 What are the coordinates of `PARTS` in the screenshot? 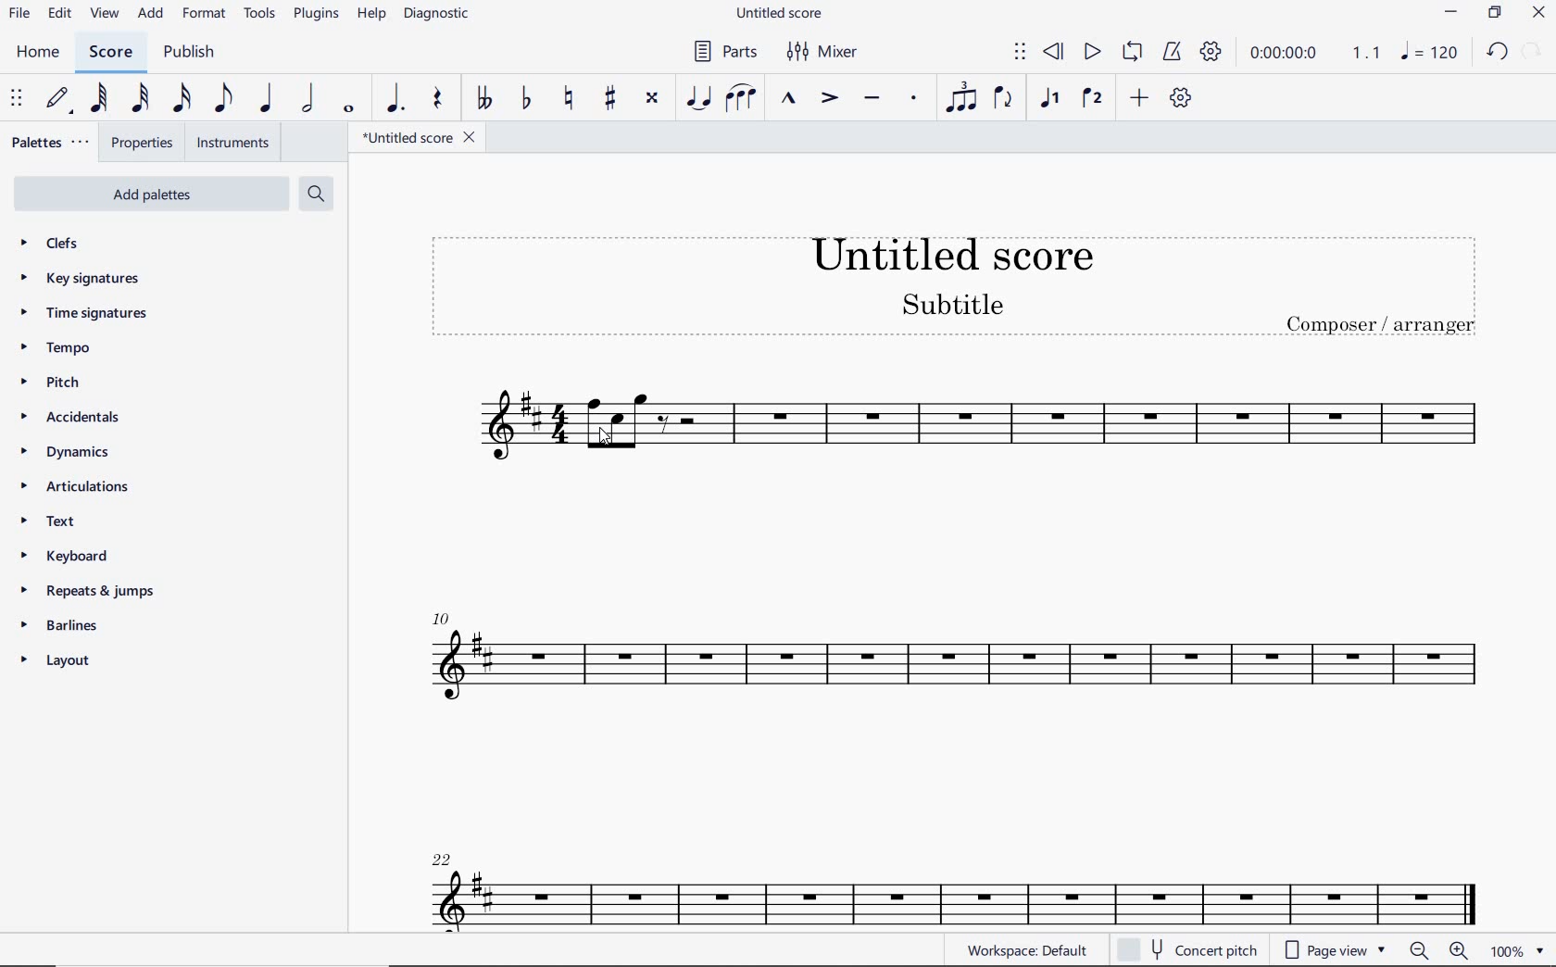 It's located at (727, 51).